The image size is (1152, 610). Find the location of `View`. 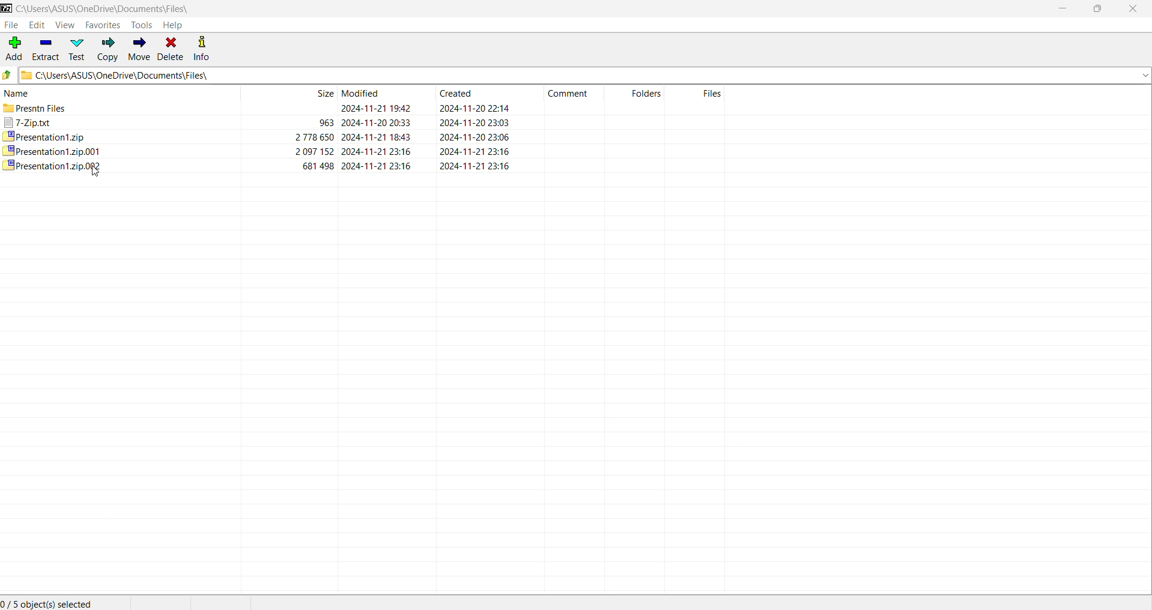

View is located at coordinates (65, 25).